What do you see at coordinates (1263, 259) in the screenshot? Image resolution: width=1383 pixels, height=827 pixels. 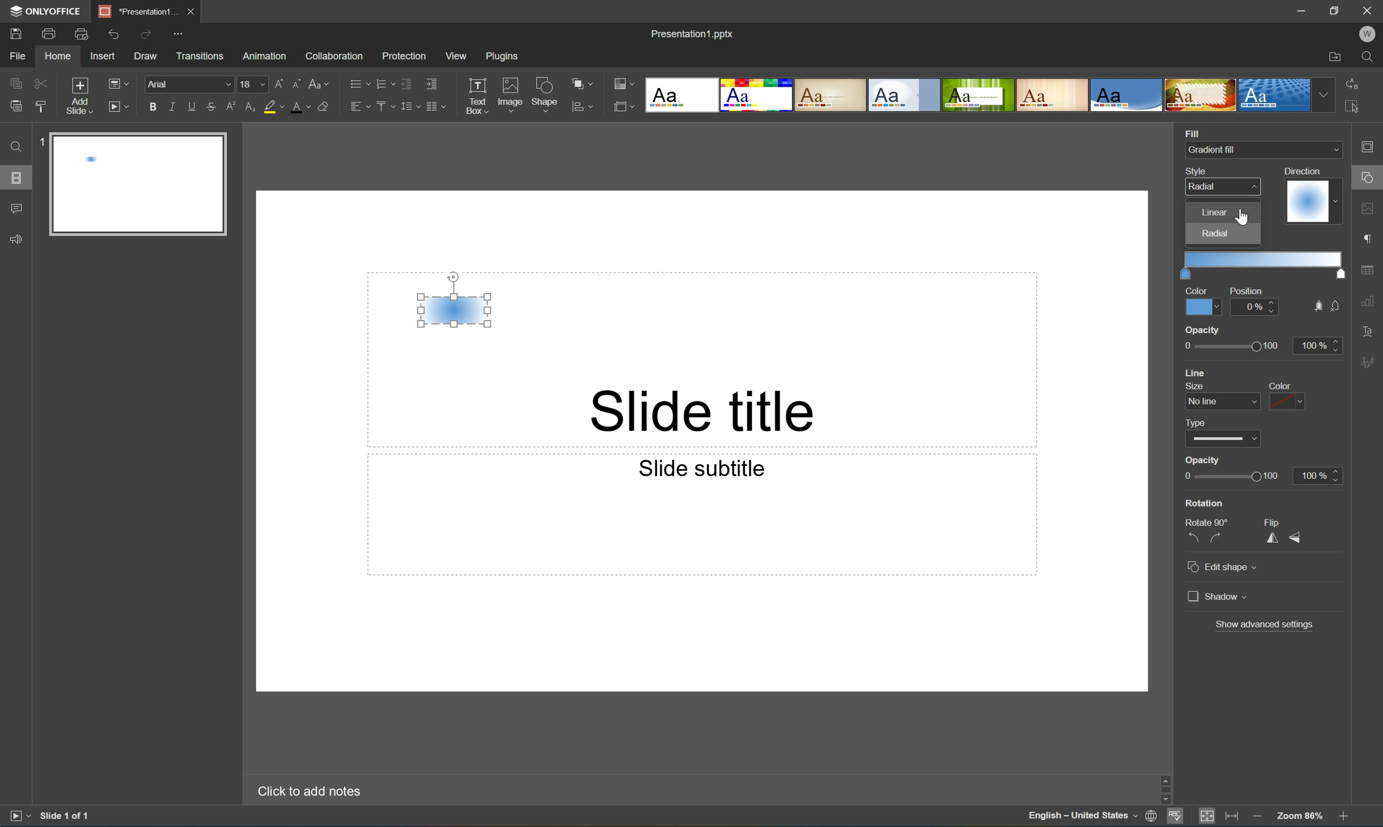 I see `Gradient scale` at bounding box center [1263, 259].